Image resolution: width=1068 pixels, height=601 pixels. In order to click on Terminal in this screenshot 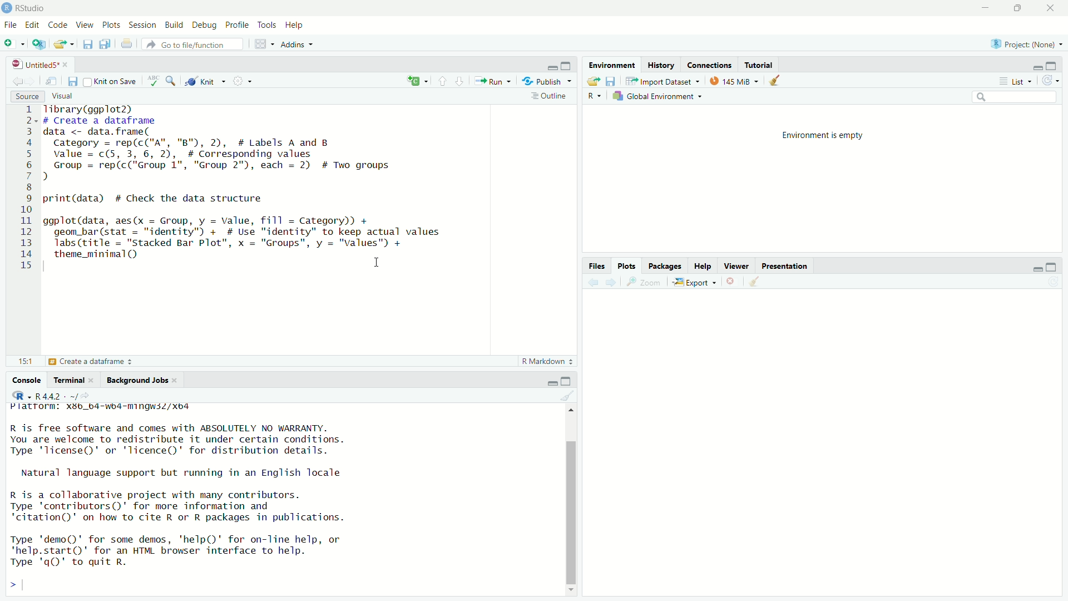, I will do `click(74, 379)`.